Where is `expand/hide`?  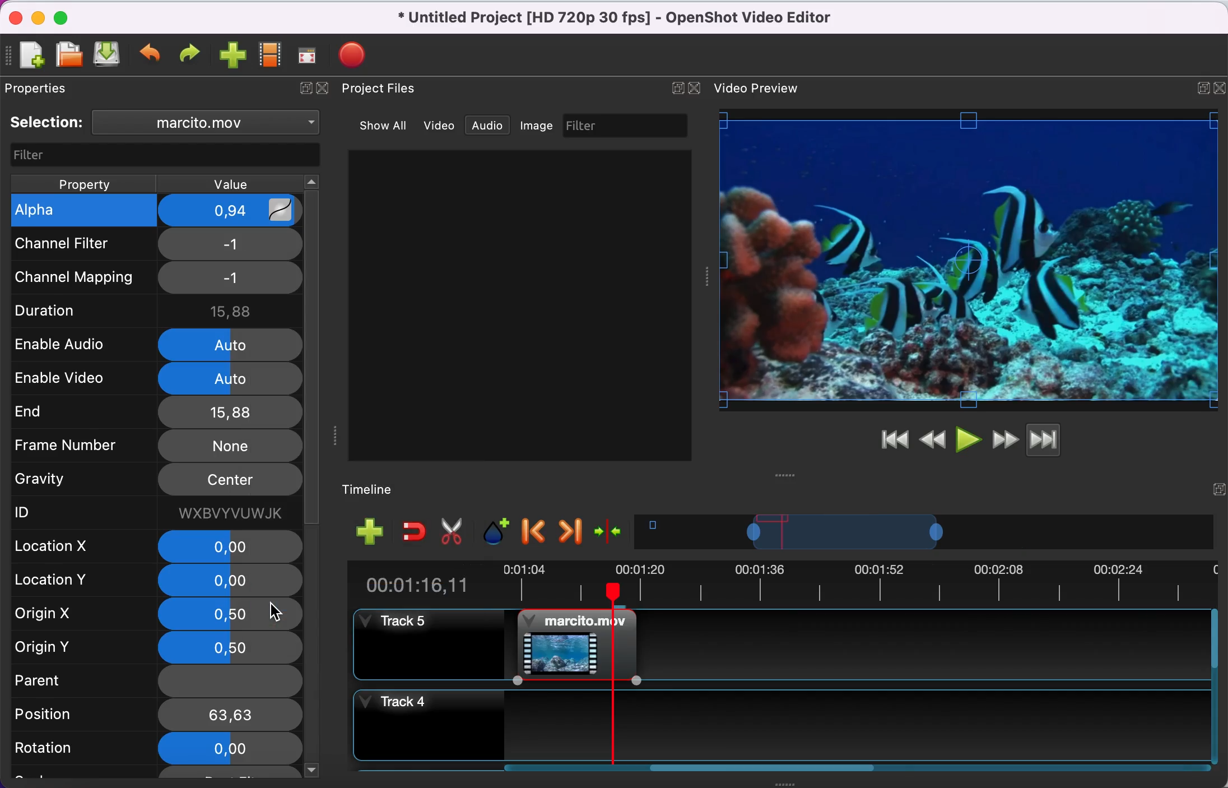
expand/hide is located at coordinates (1220, 85).